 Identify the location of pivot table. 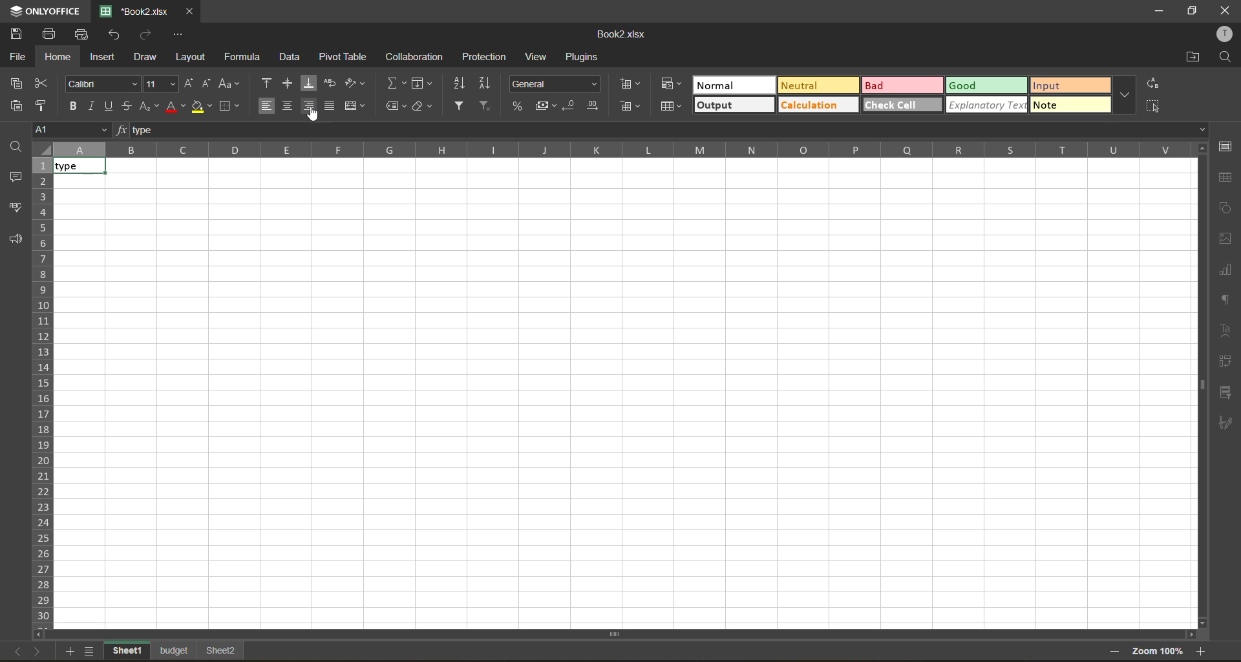
(1227, 363).